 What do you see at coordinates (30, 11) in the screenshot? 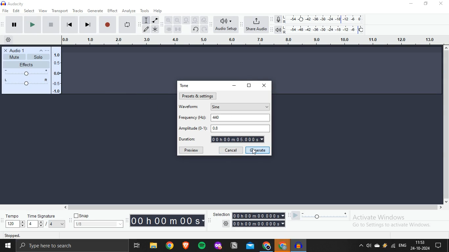
I see `Select` at bounding box center [30, 11].